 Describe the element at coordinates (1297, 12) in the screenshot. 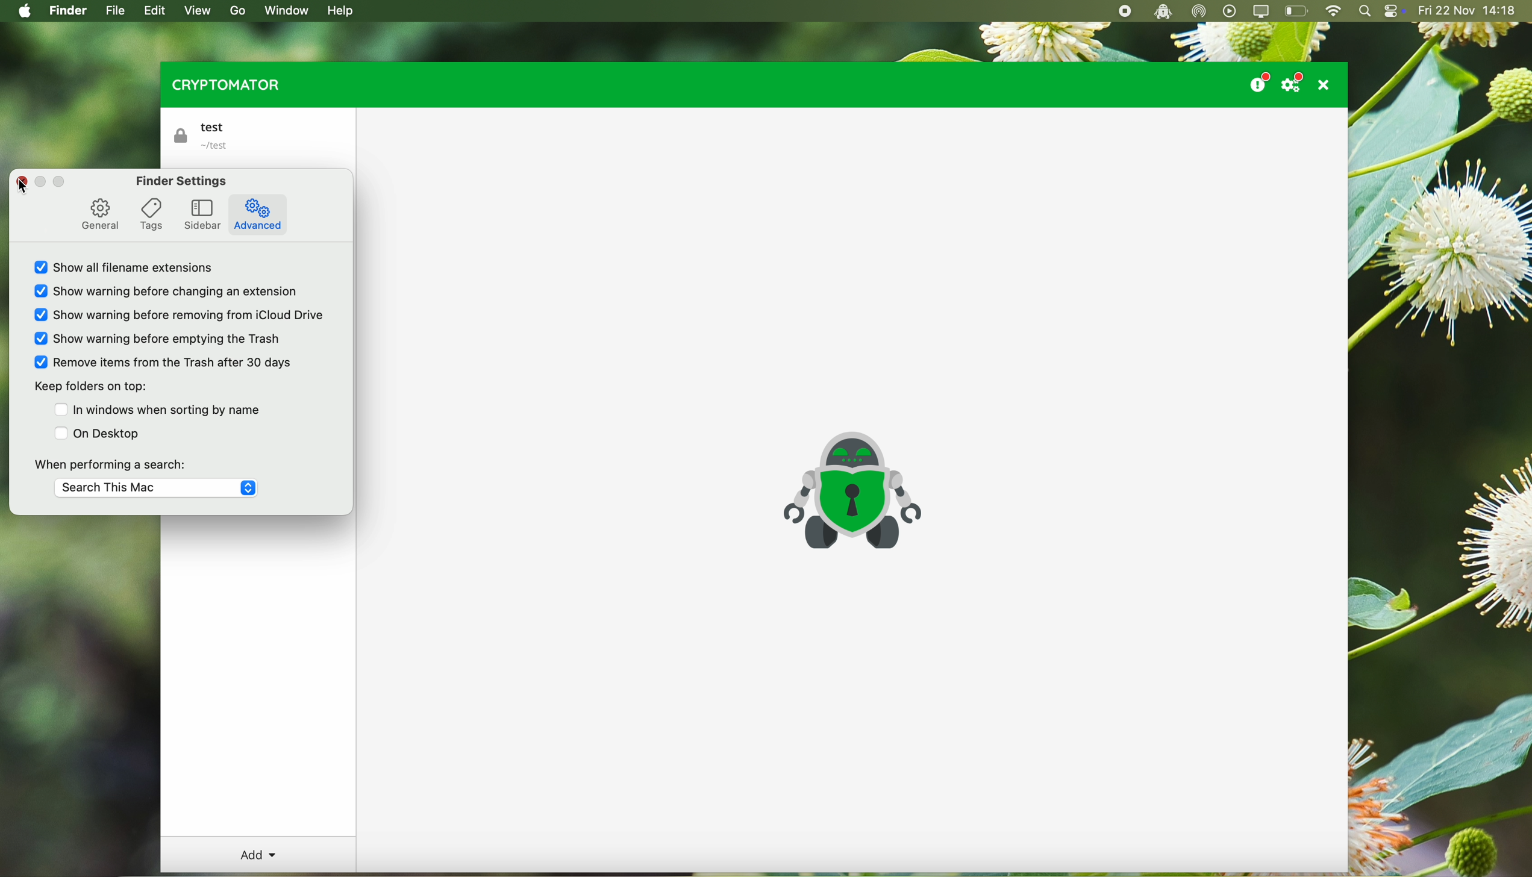

I see `battery` at that location.